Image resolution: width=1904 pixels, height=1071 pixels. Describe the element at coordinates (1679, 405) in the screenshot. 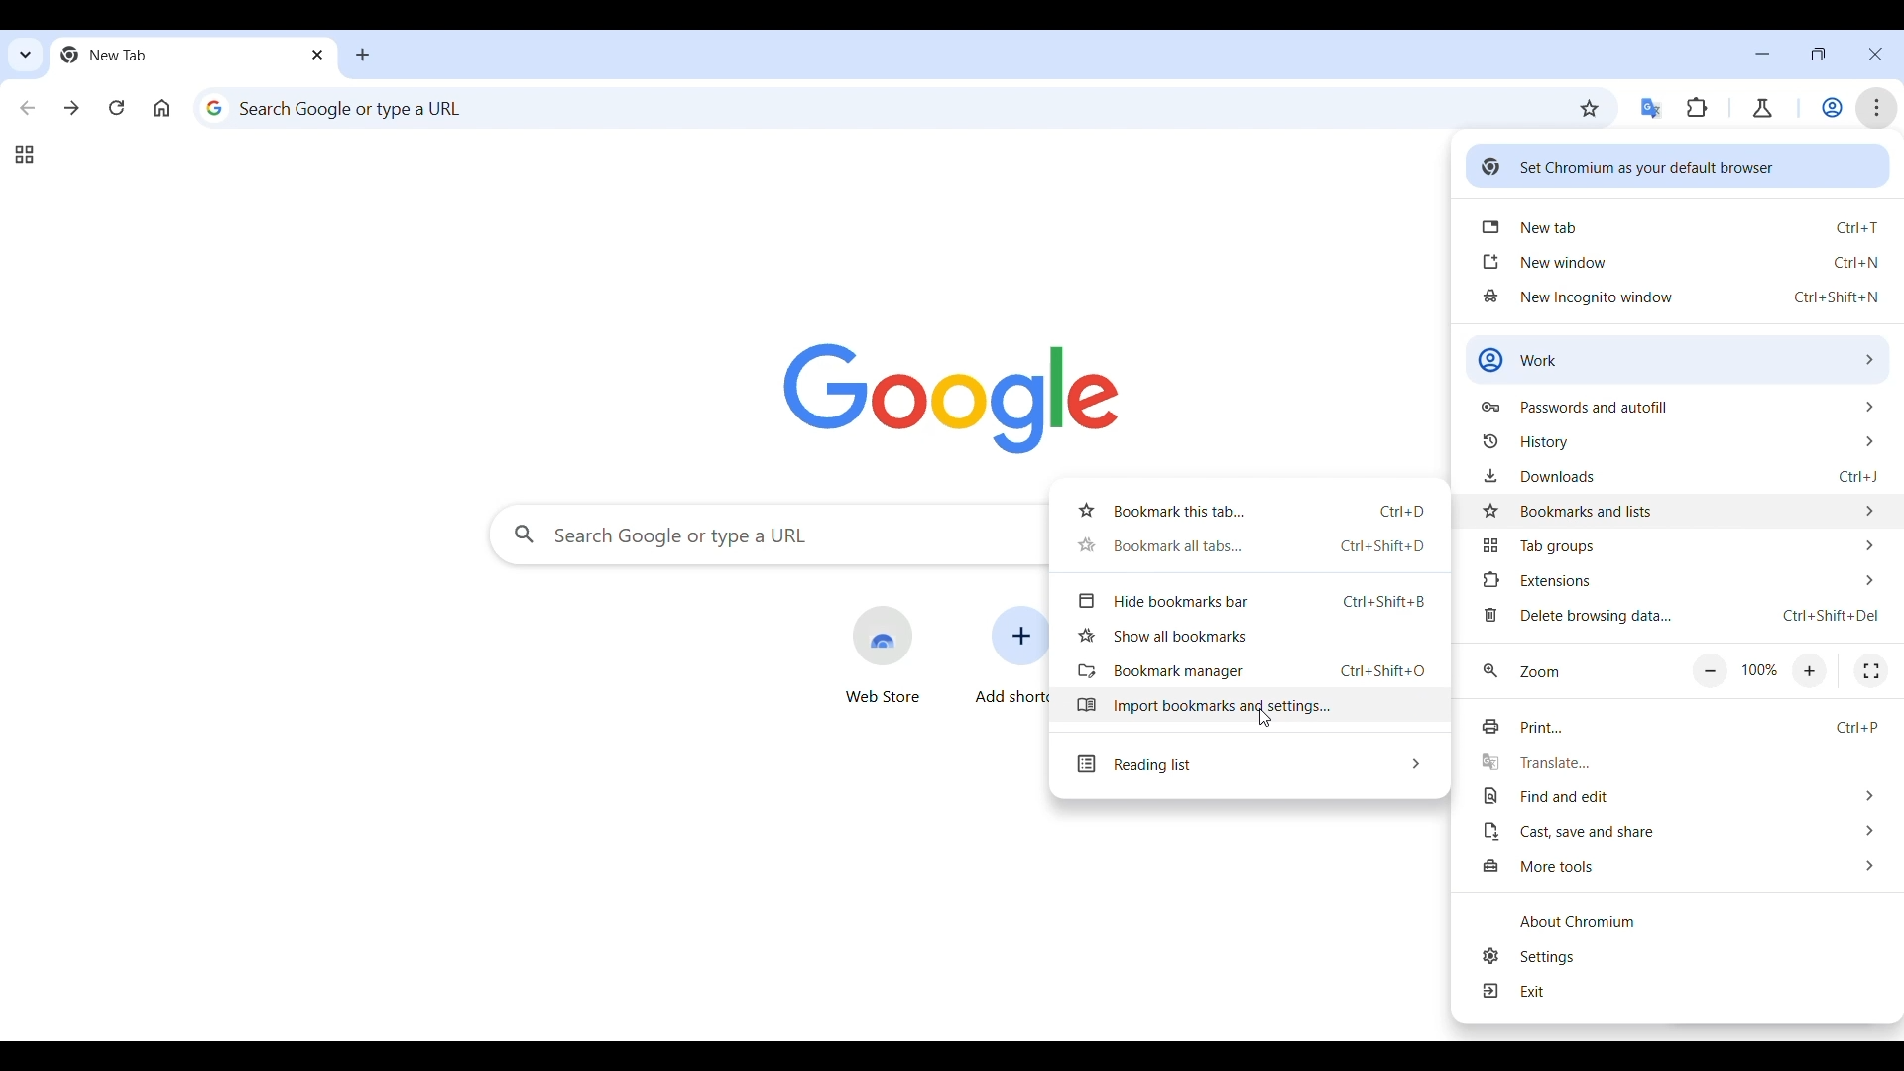

I see `Passwords and autofill` at that location.